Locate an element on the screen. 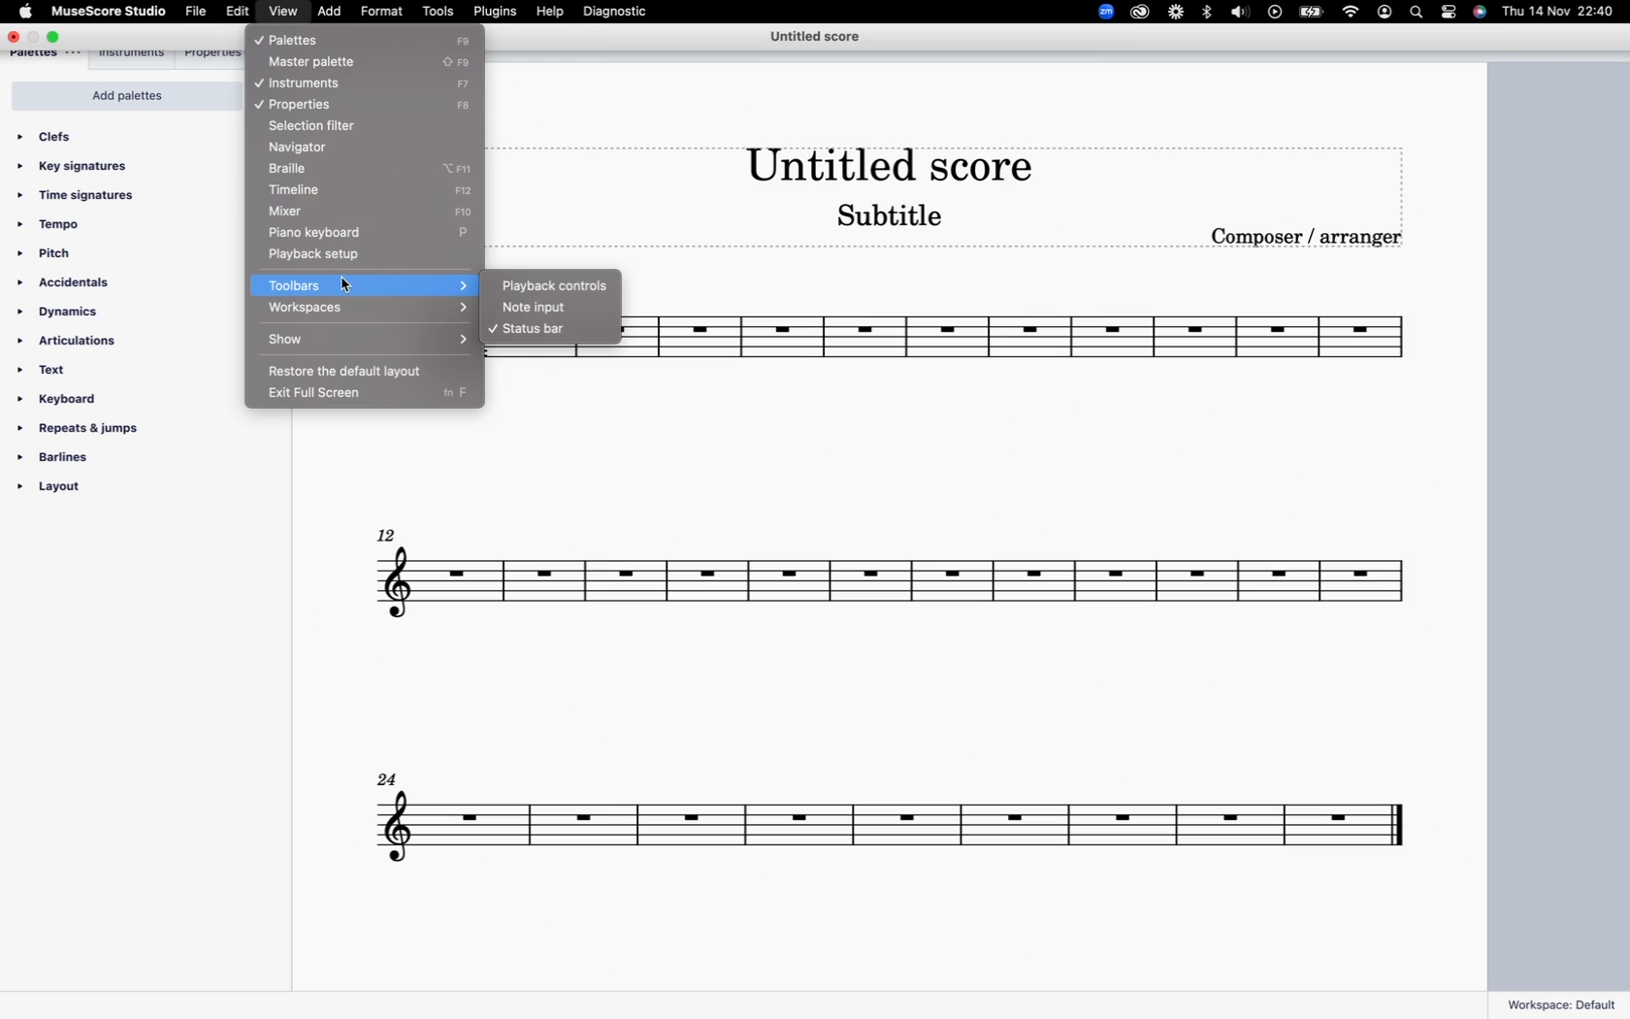 The width and height of the screenshot is (1630, 1019). pitch is located at coordinates (57, 254).